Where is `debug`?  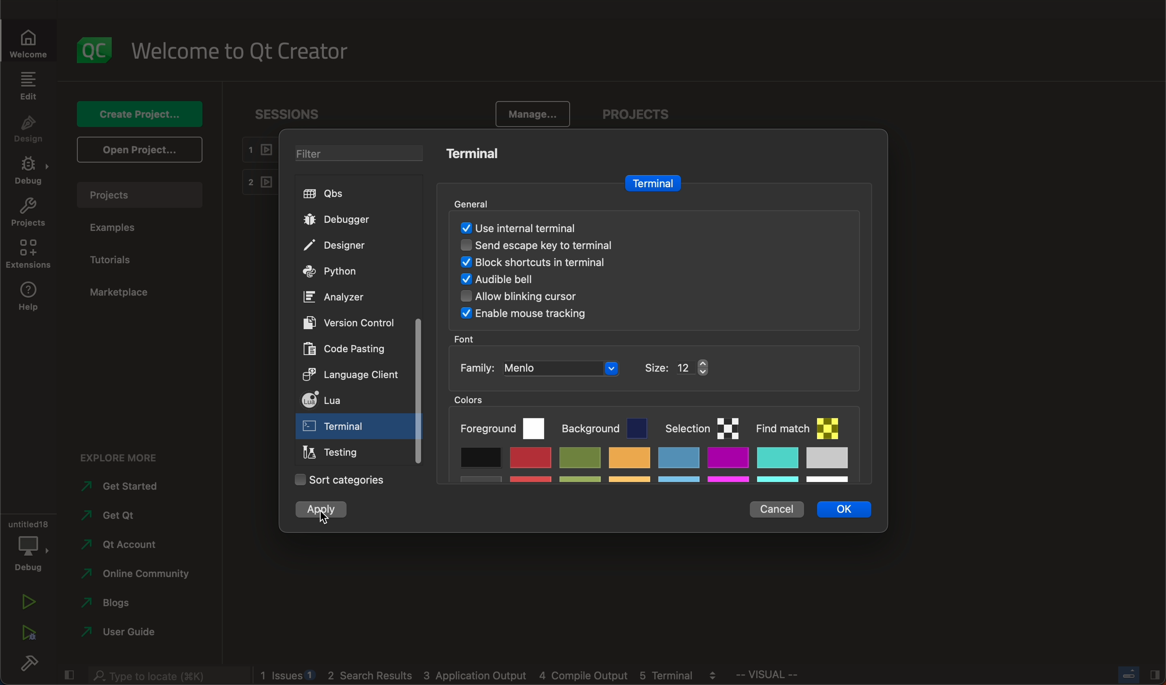 debug is located at coordinates (28, 172).